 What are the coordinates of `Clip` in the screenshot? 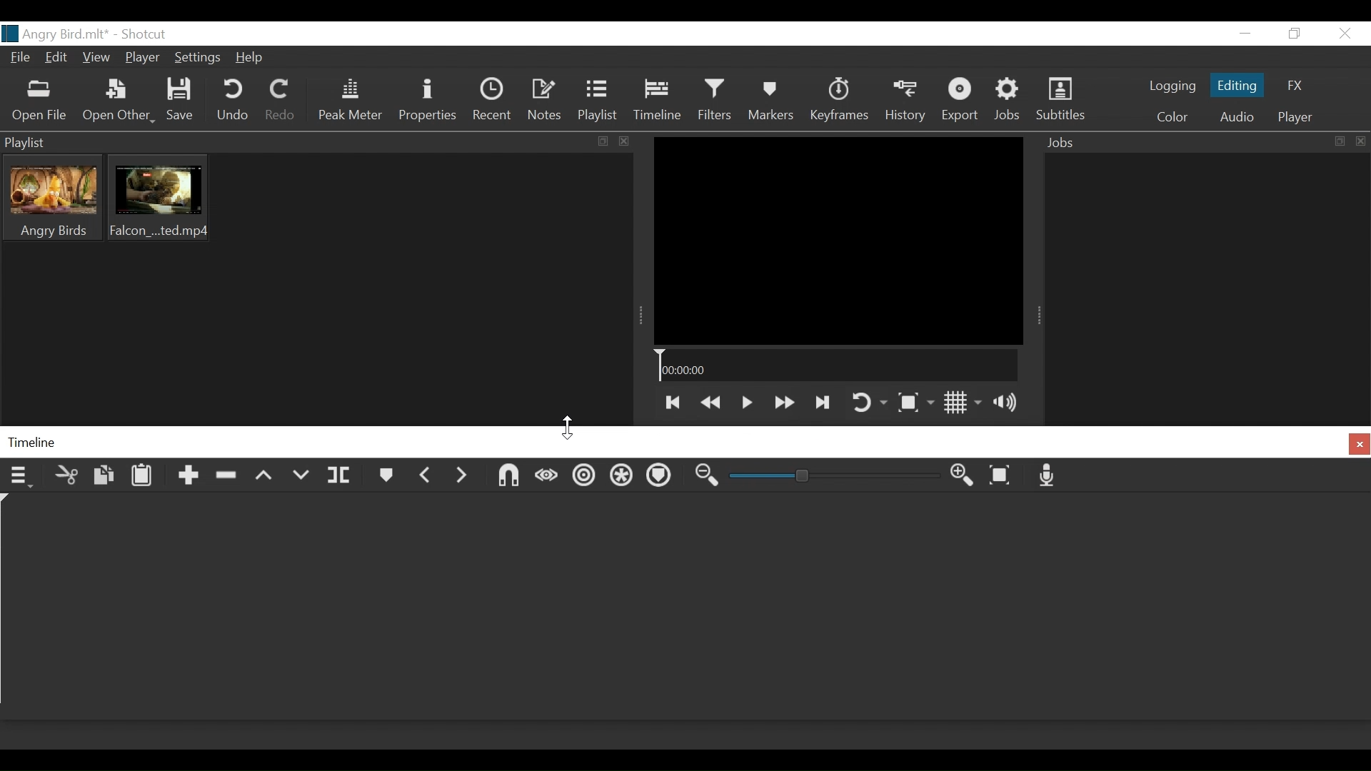 It's located at (53, 198).